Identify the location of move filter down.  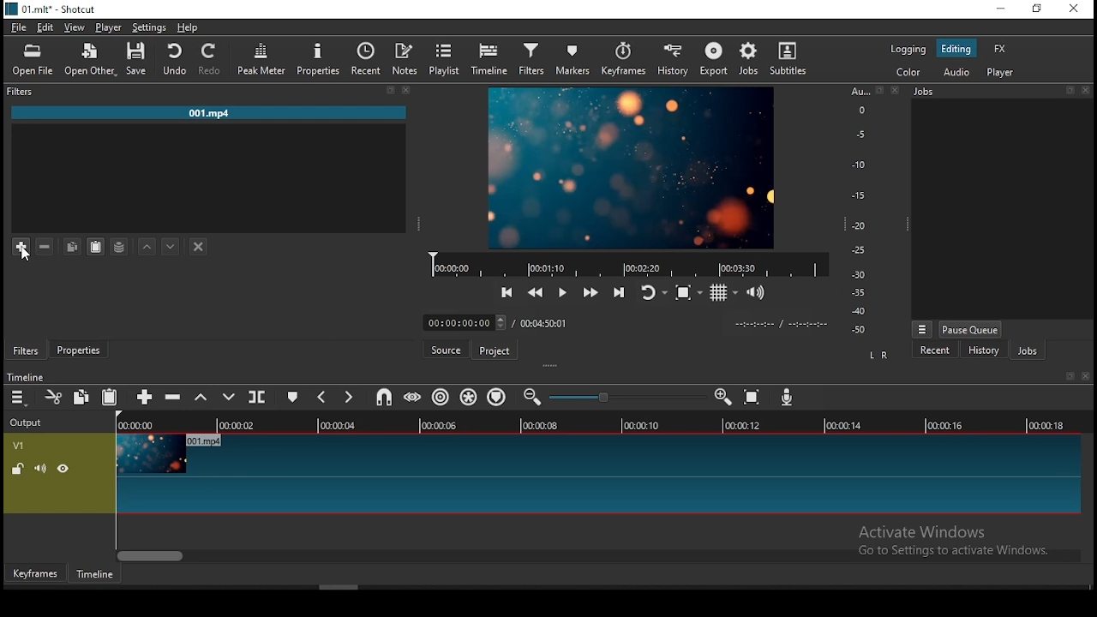
(171, 247).